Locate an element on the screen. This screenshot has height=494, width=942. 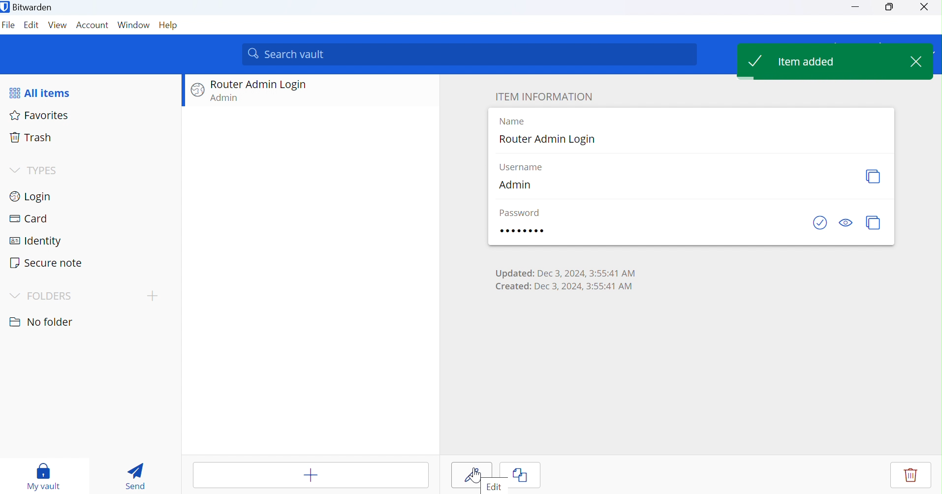
My vault is located at coordinates (44, 473).